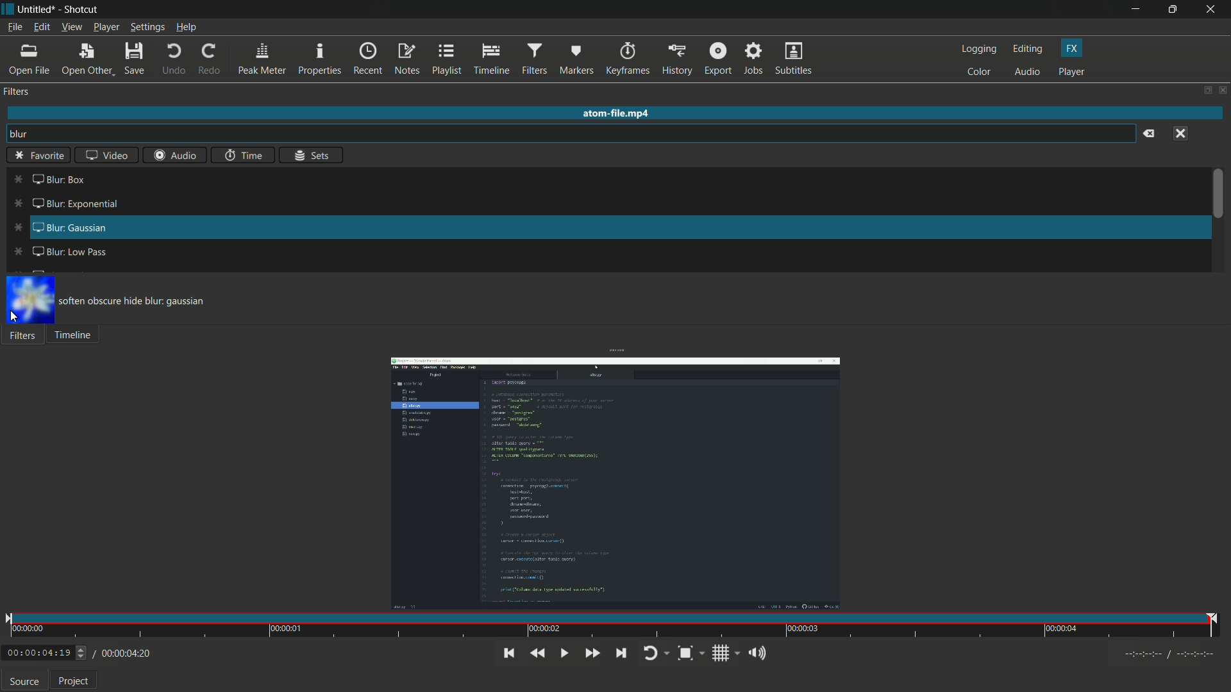  Describe the element at coordinates (28, 135) in the screenshot. I see `blur (typing)` at that location.